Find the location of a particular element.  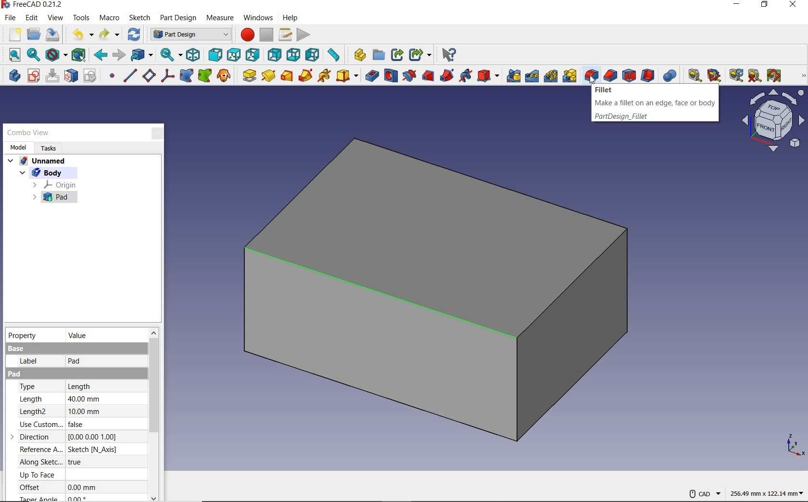

hole is located at coordinates (391, 76).